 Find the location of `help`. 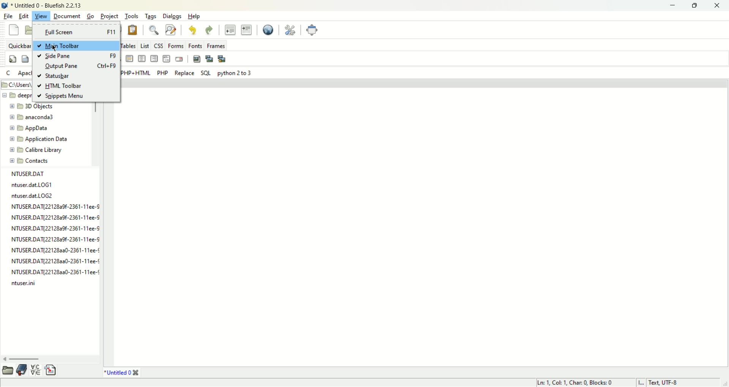

help is located at coordinates (194, 16).